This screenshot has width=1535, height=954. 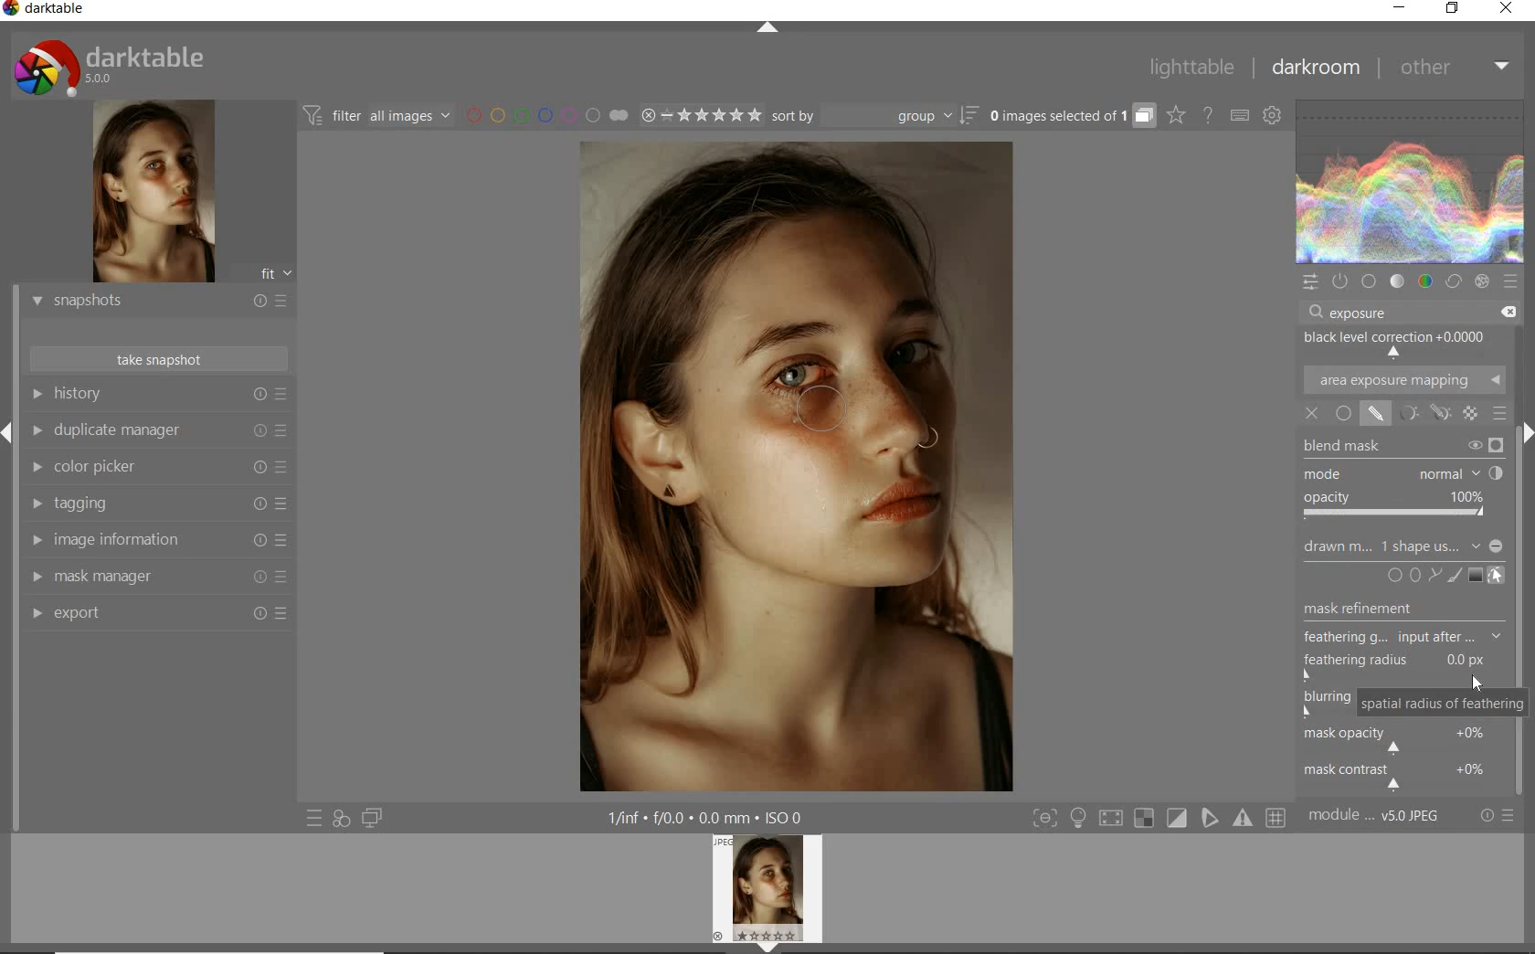 I want to click on mask contrast, so click(x=1401, y=779).